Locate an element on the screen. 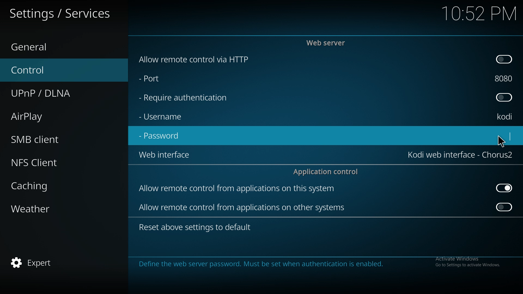 Image resolution: width=523 pixels, height=294 pixels. smb client is located at coordinates (54, 139).